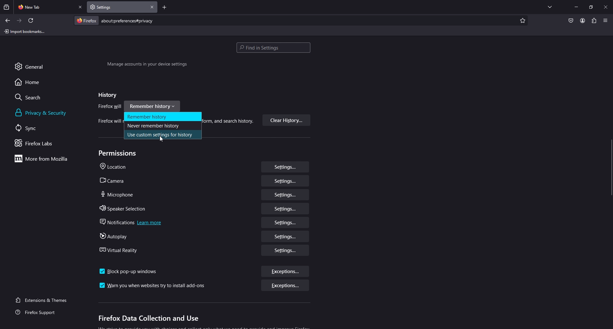 Image resolution: width=613 pixels, height=329 pixels. What do you see at coordinates (286, 223) in the screenshot?
I see `settings` at bounding box center [286, 223].